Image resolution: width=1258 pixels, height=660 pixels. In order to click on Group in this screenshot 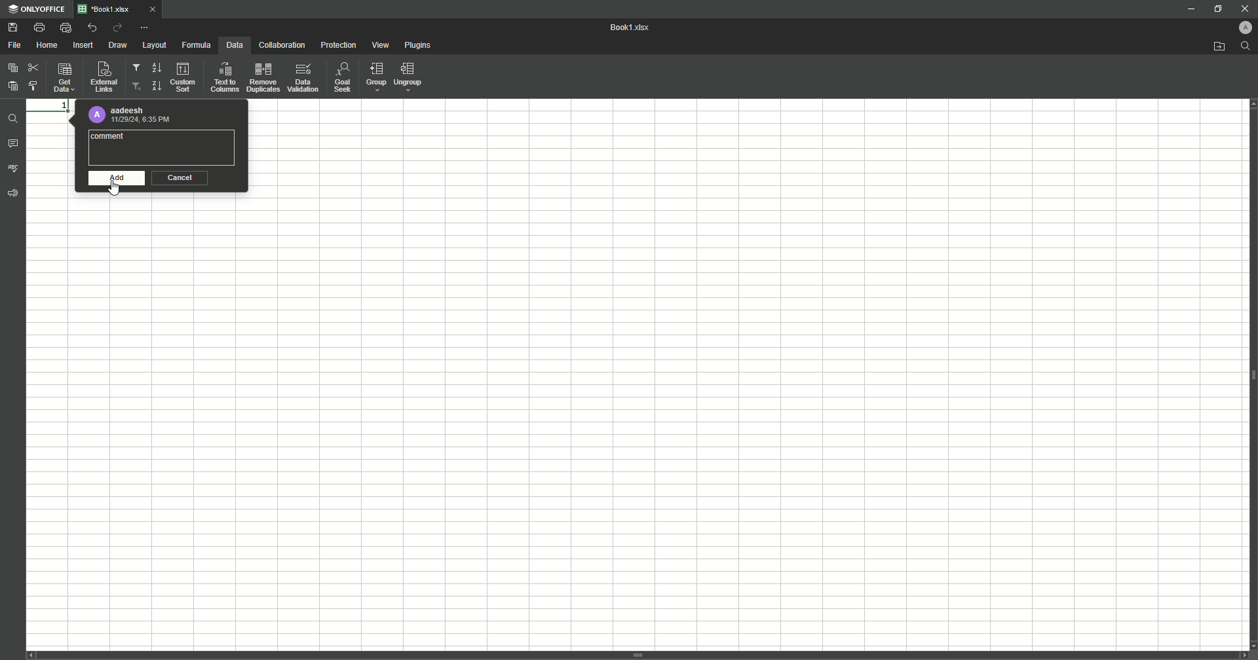, I will do `click(375, 78)`.